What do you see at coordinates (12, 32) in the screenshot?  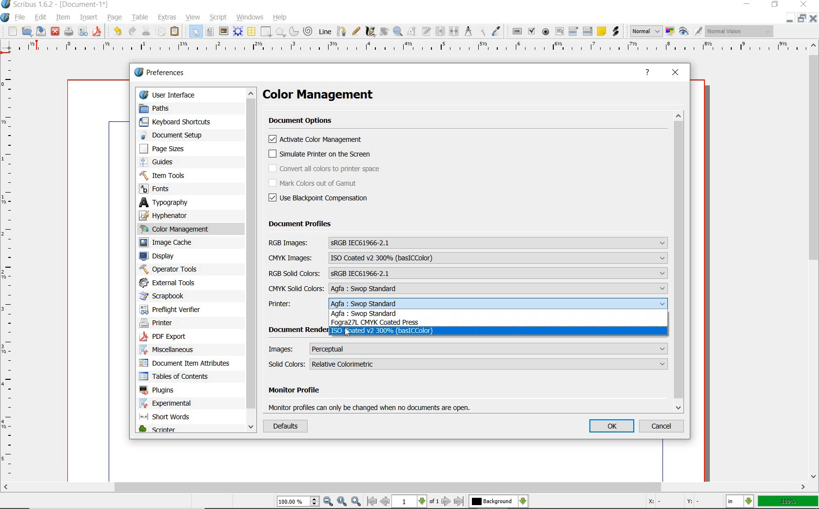 I see `new` at bounding box center [12, 32].